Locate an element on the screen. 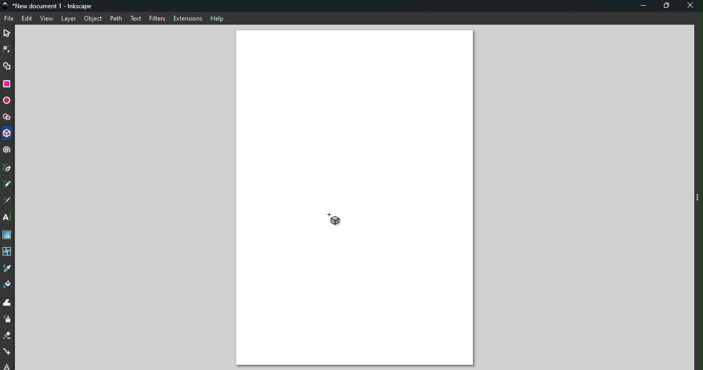 Image resolution: width=703 pixels, height=370 pixels. Help is located at coordinates (218, 18).